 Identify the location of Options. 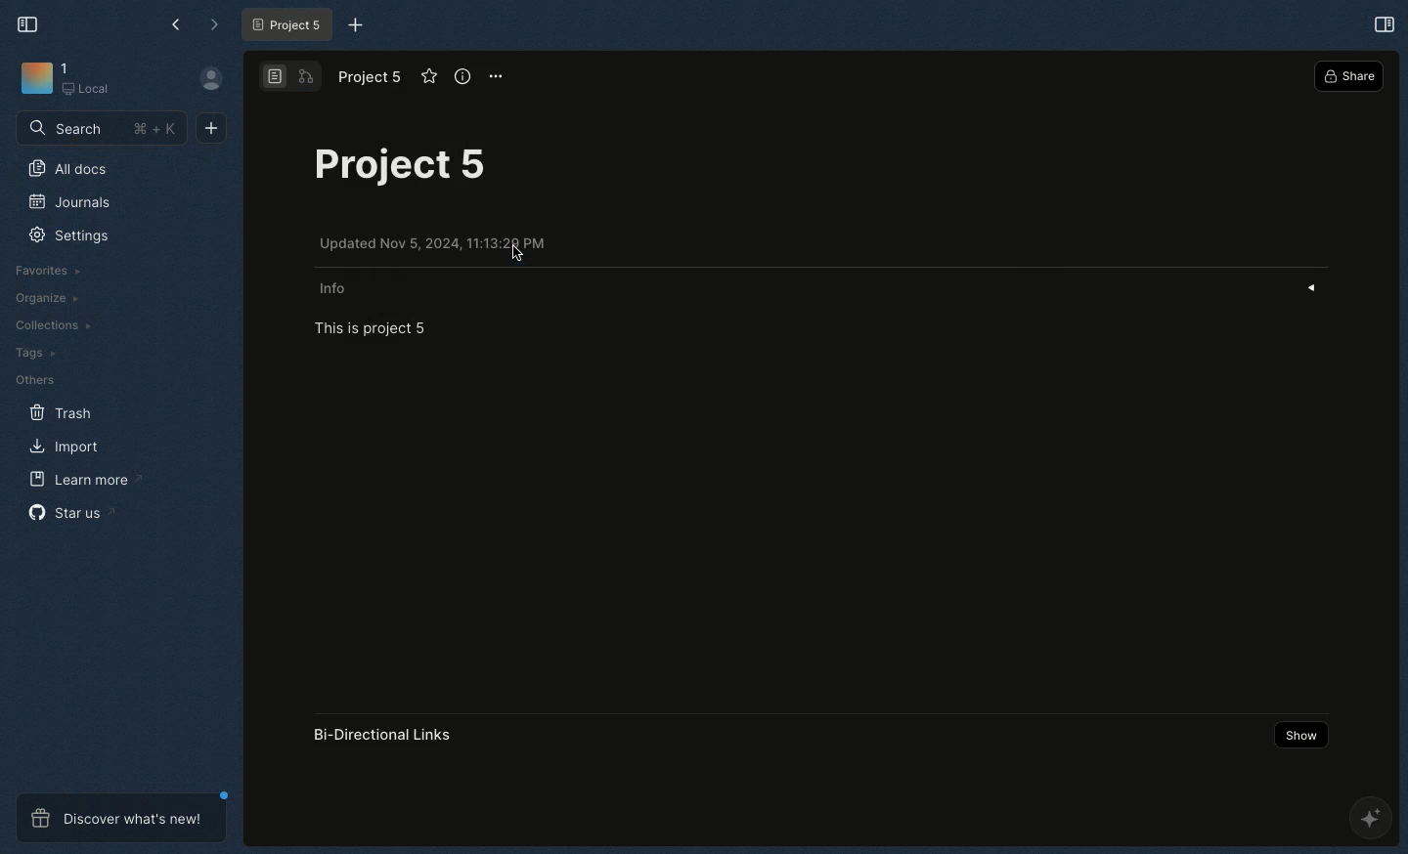
(499, 74).